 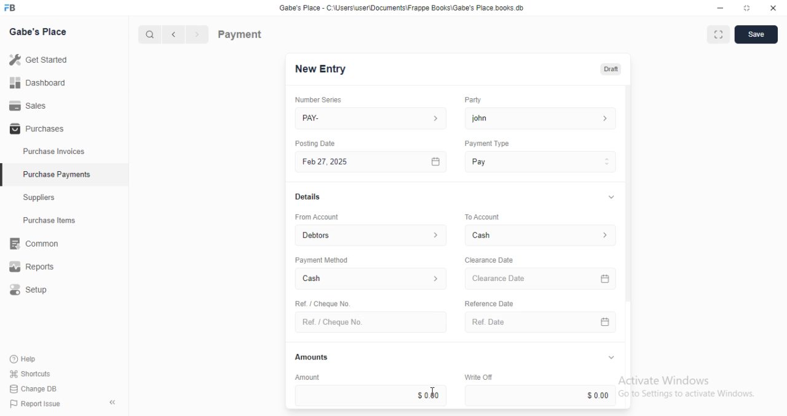 I want to click on Change DB, so click(x=32, y=388).